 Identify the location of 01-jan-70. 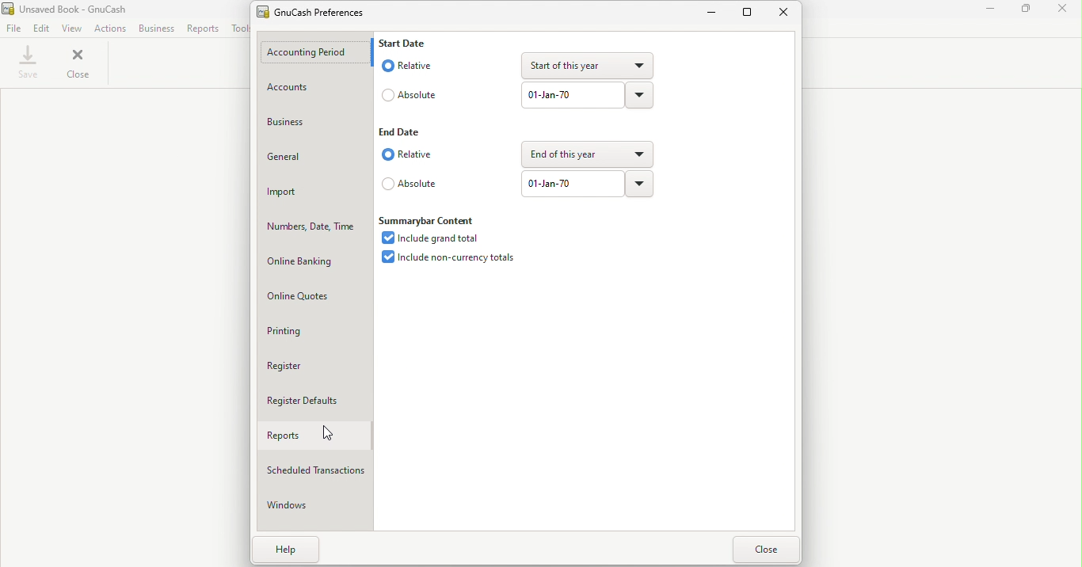
(573, 184).